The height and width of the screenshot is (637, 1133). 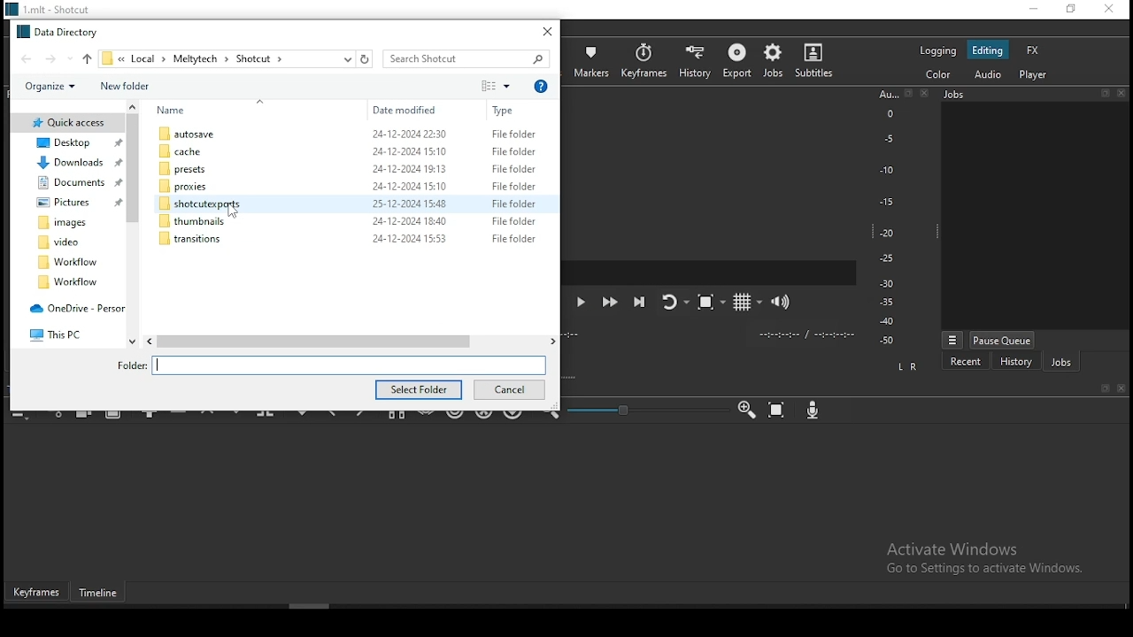 What do you see at coordinates (56, 9) in the screenshot?
I see `1.mlt Shortcut` at bounding box center [56, 9].